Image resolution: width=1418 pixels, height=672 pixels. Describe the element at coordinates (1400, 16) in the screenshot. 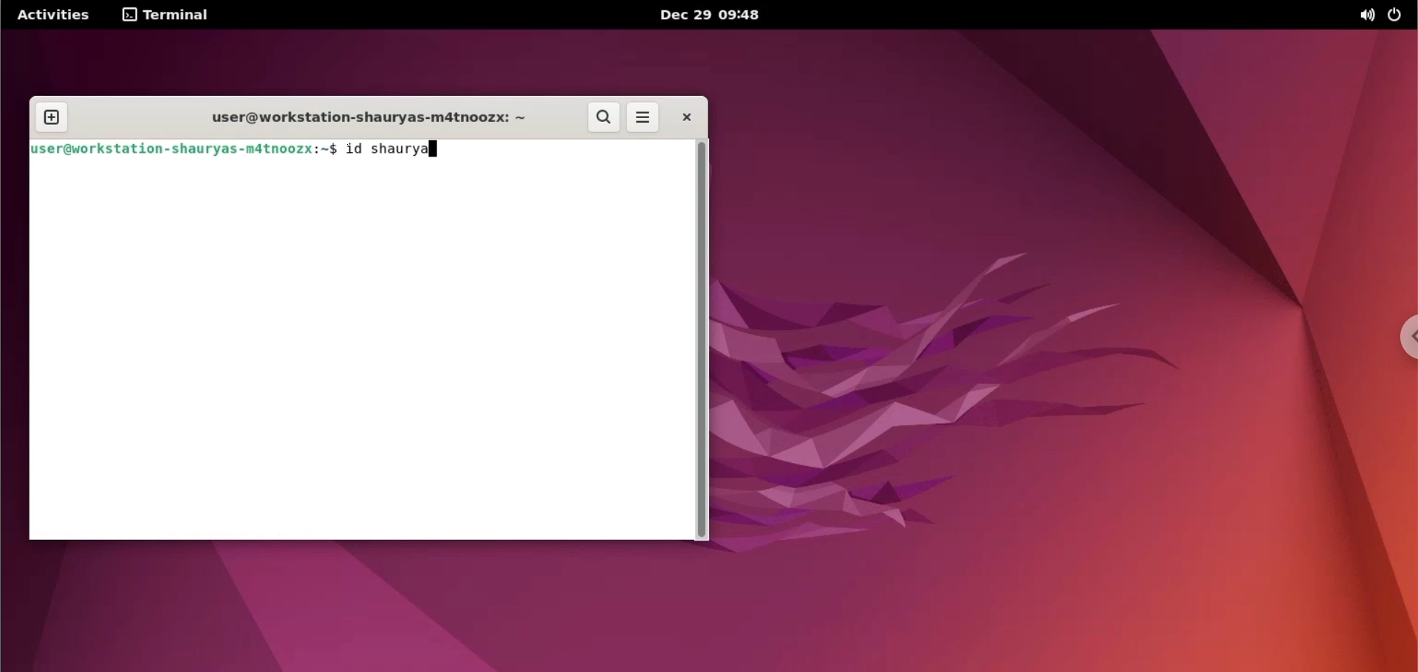

I see `power option` at that location.